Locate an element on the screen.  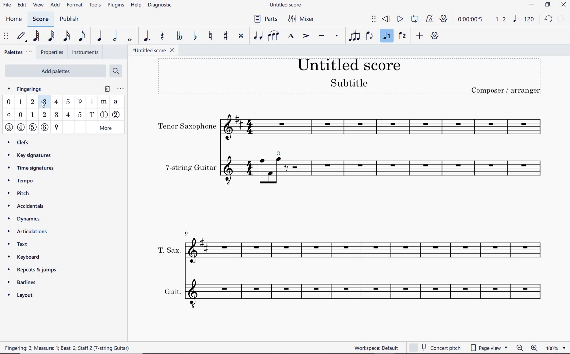
SELECT TO MOVE is located at coordinates (374, 19).